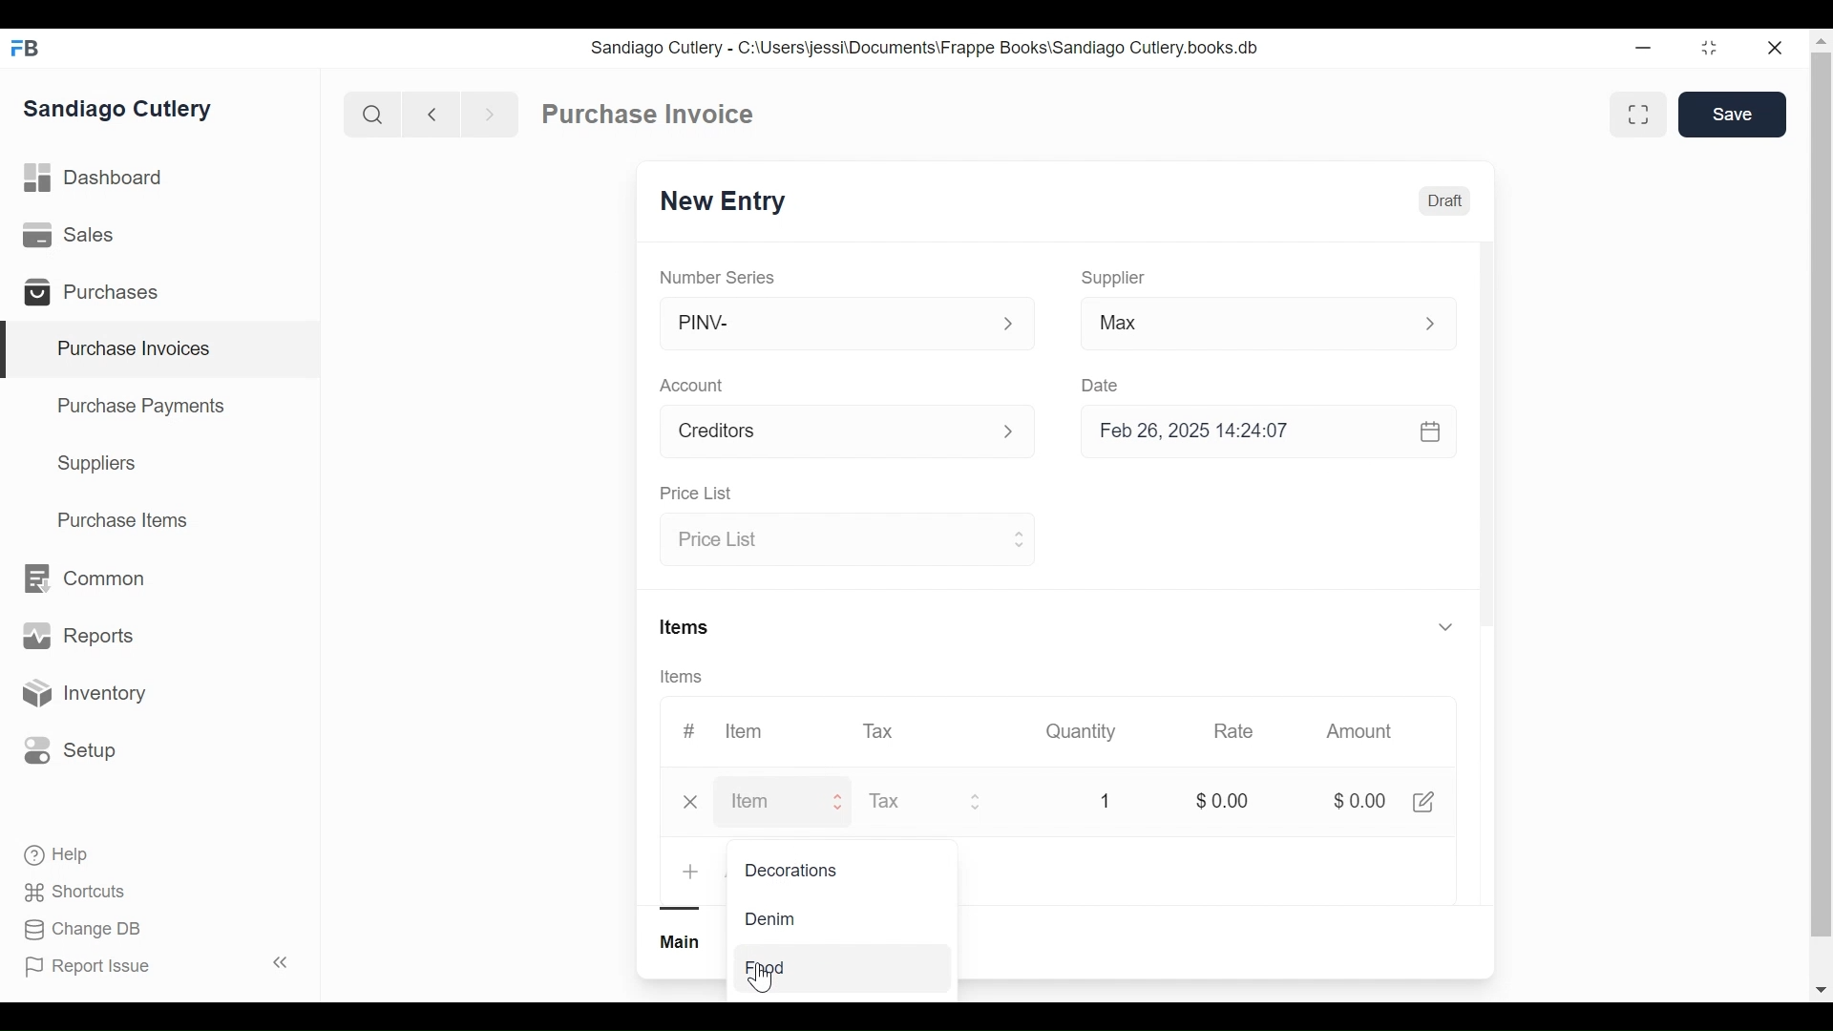 The image size is (1833, 1031). I want to click on Minimize, so click(1645, 49).